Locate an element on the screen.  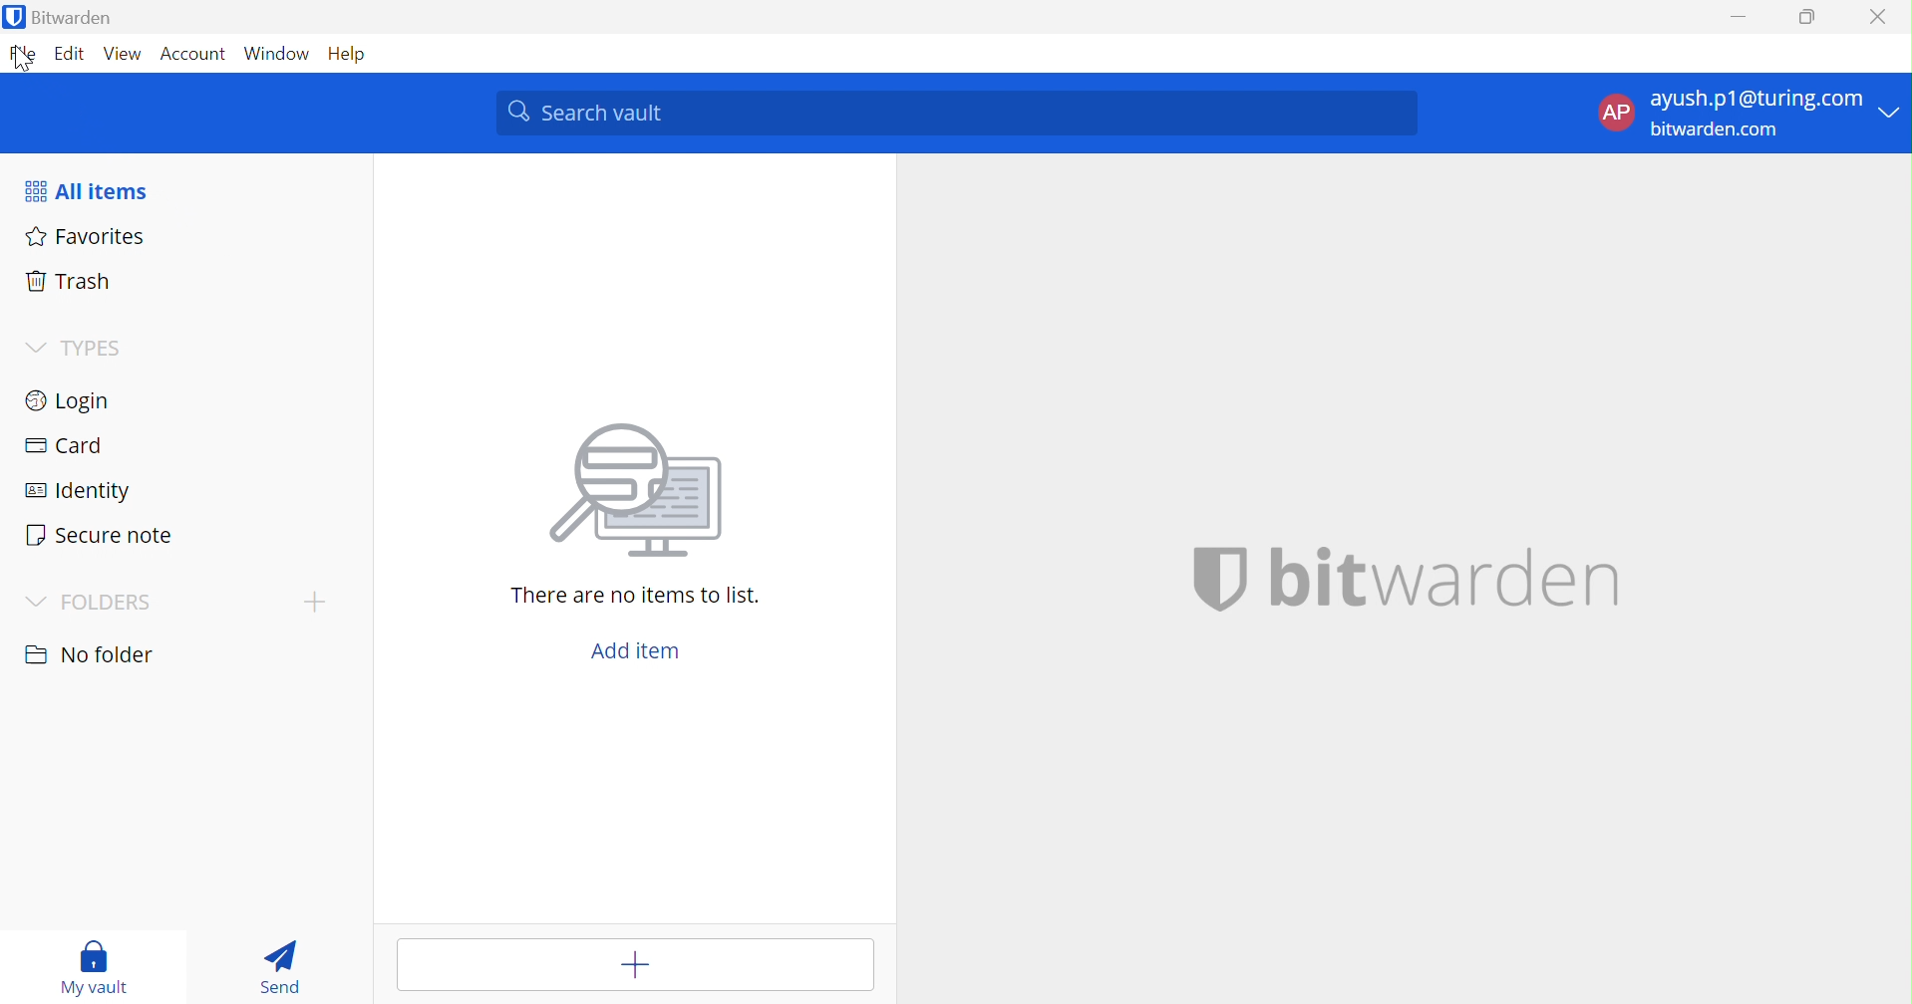
Add item is located at coordinates (635, 650).